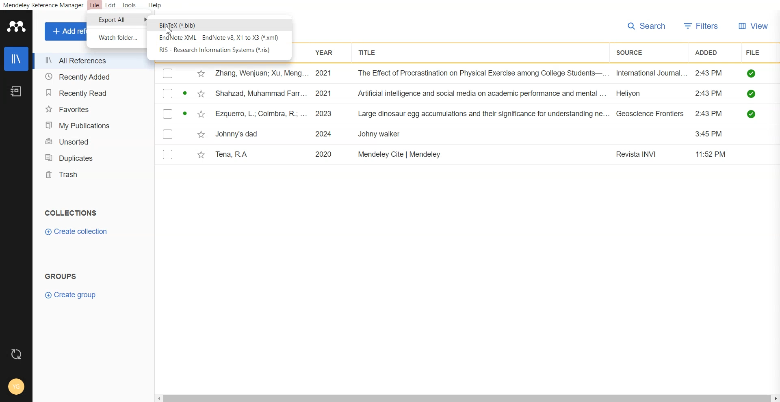  I want to click on Added, so click(711, 52).